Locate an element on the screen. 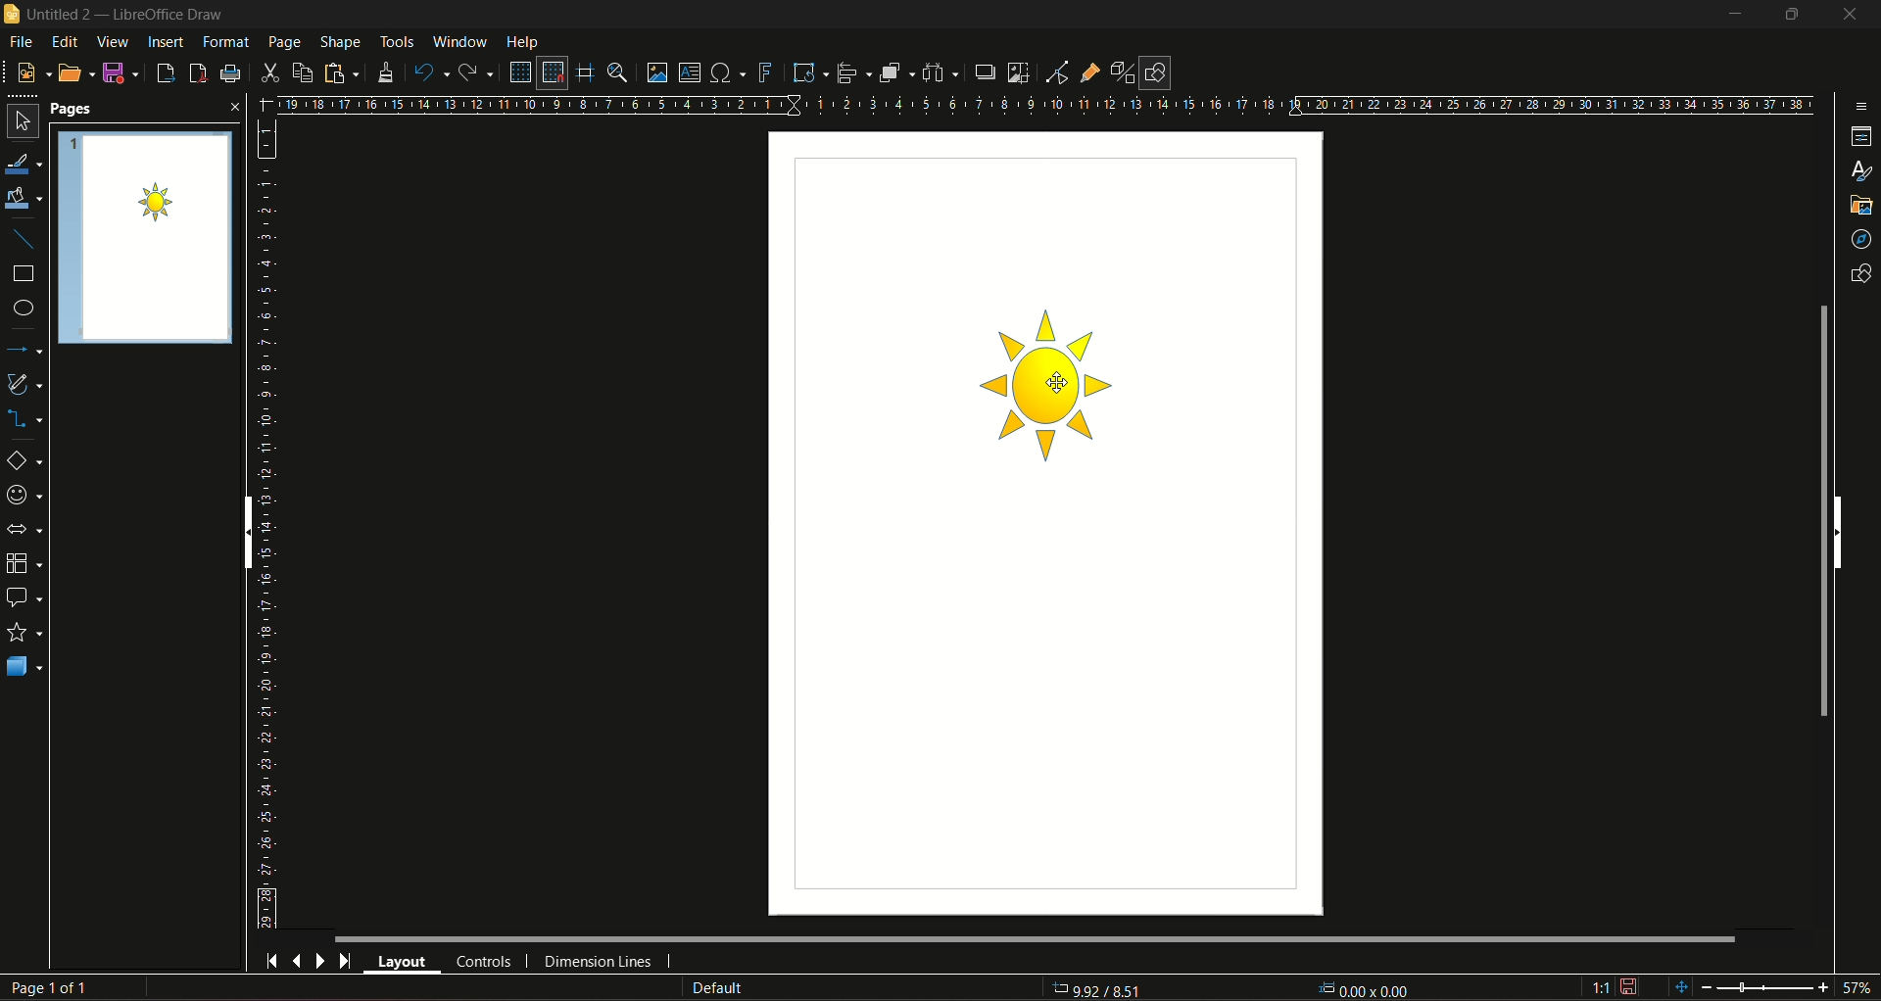 Image resolution: width=1881 pixels, height=1001 pixels. shape is located at coordinates (339, 42).